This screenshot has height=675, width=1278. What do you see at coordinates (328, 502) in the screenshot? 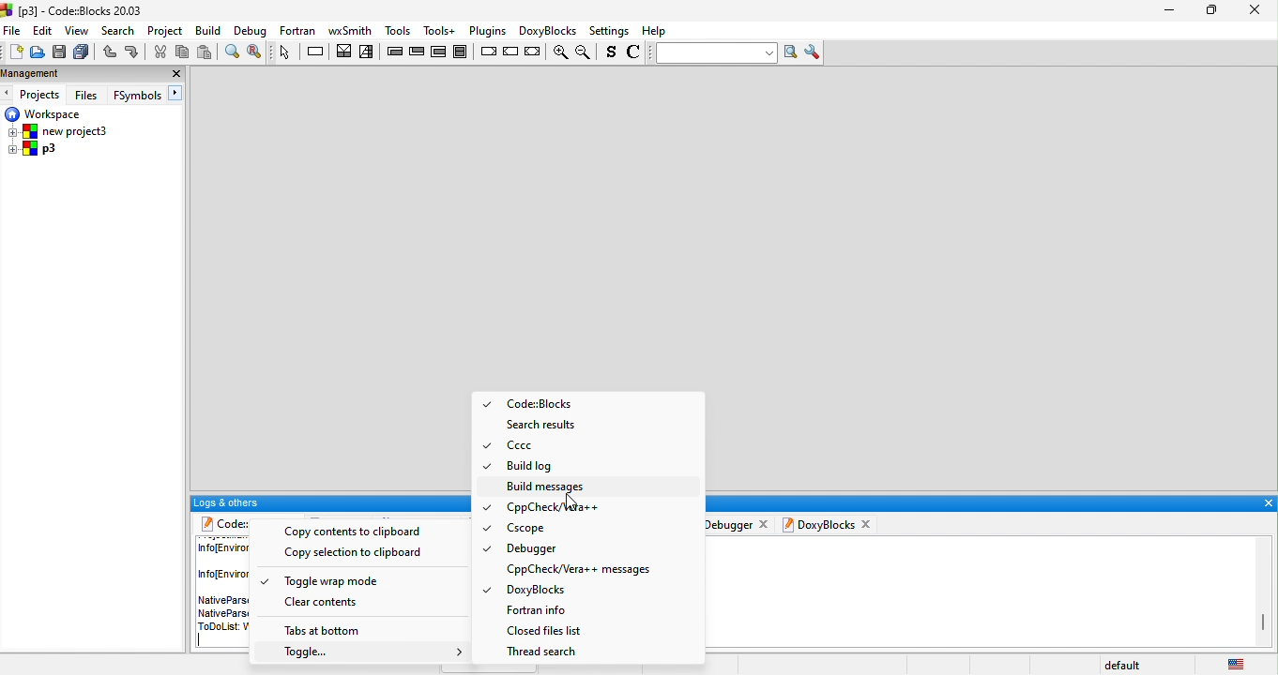
I see `logs and others` at bounding box center [328, 502].